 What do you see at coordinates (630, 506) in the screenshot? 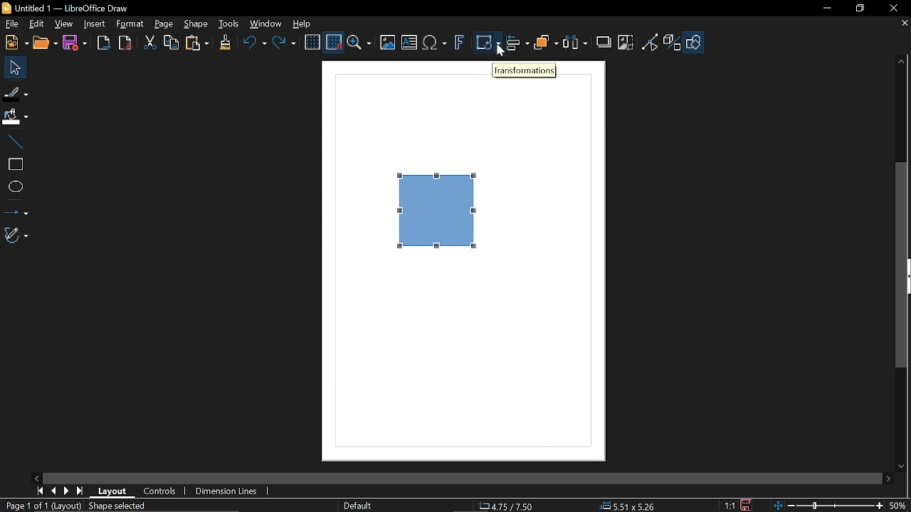
I see `5.51x5.26 (object size )` at bounding box center [630, 506].